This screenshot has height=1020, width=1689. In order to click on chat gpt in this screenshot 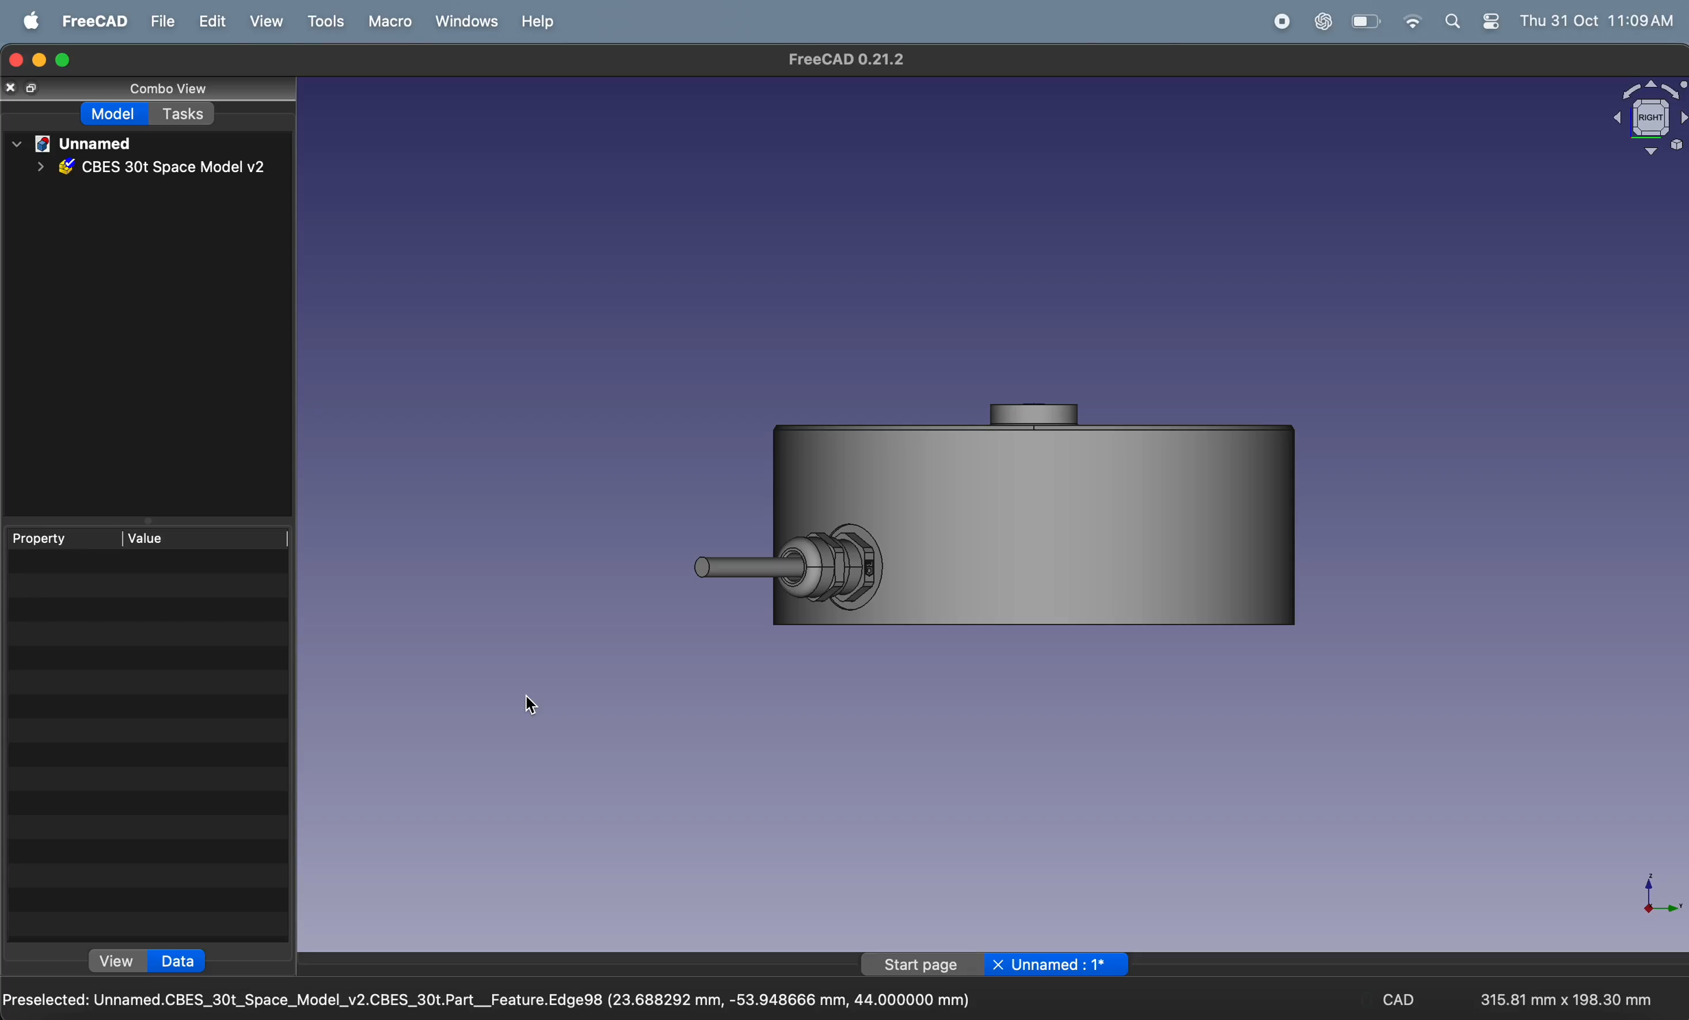, I will do `click(1322, 23)`.